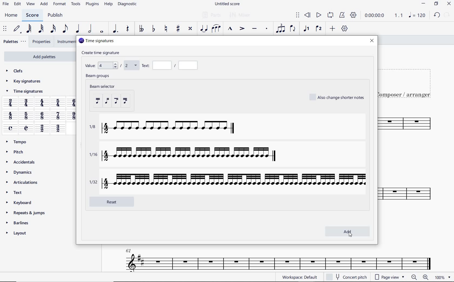 The width and height of the screenshot is (454, 282). I want to click on TITLE, so click(408, 80).